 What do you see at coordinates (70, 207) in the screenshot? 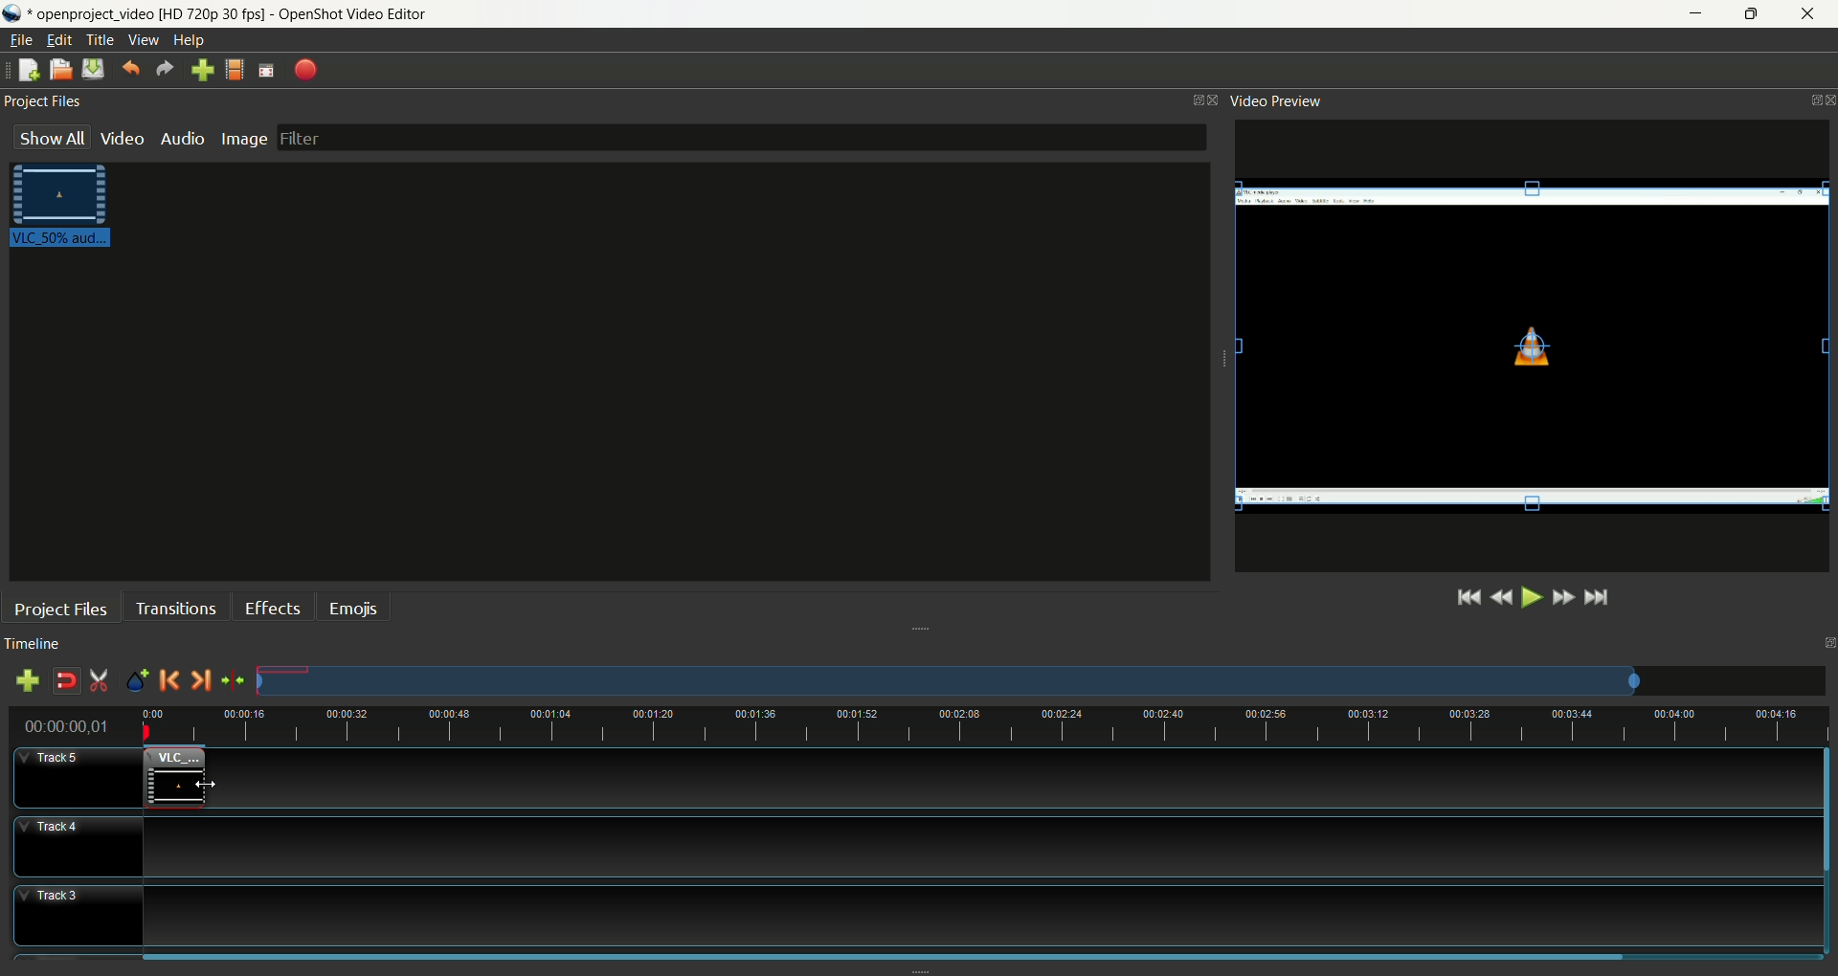
I see `video clip` at bounding box center [70, 207].